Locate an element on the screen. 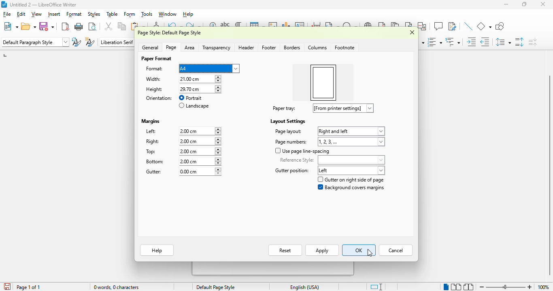 This screenshot has height=291, width=553. footnote is located at coordinates (345, 47).